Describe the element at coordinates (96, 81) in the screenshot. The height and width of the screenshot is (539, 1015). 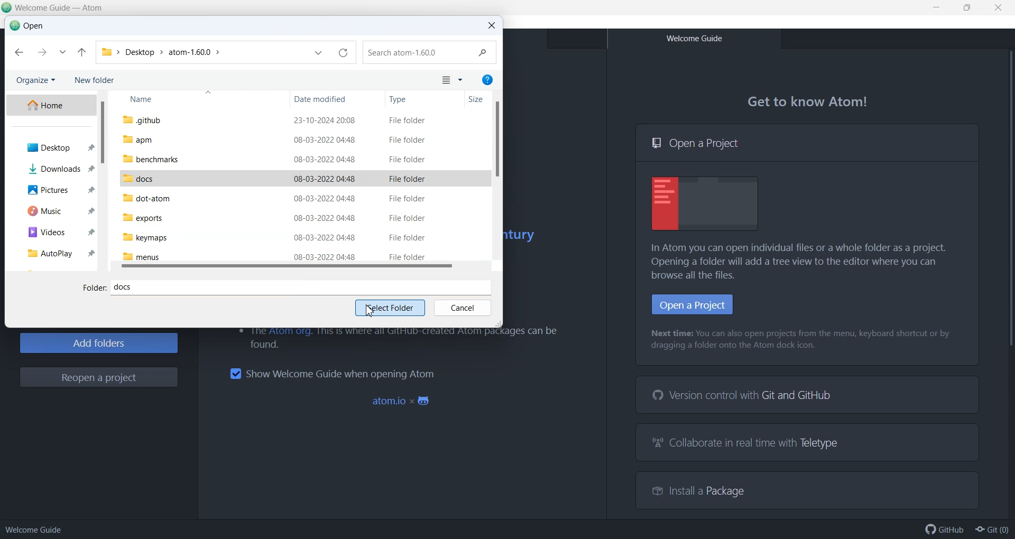
I see `New folder` at that location.